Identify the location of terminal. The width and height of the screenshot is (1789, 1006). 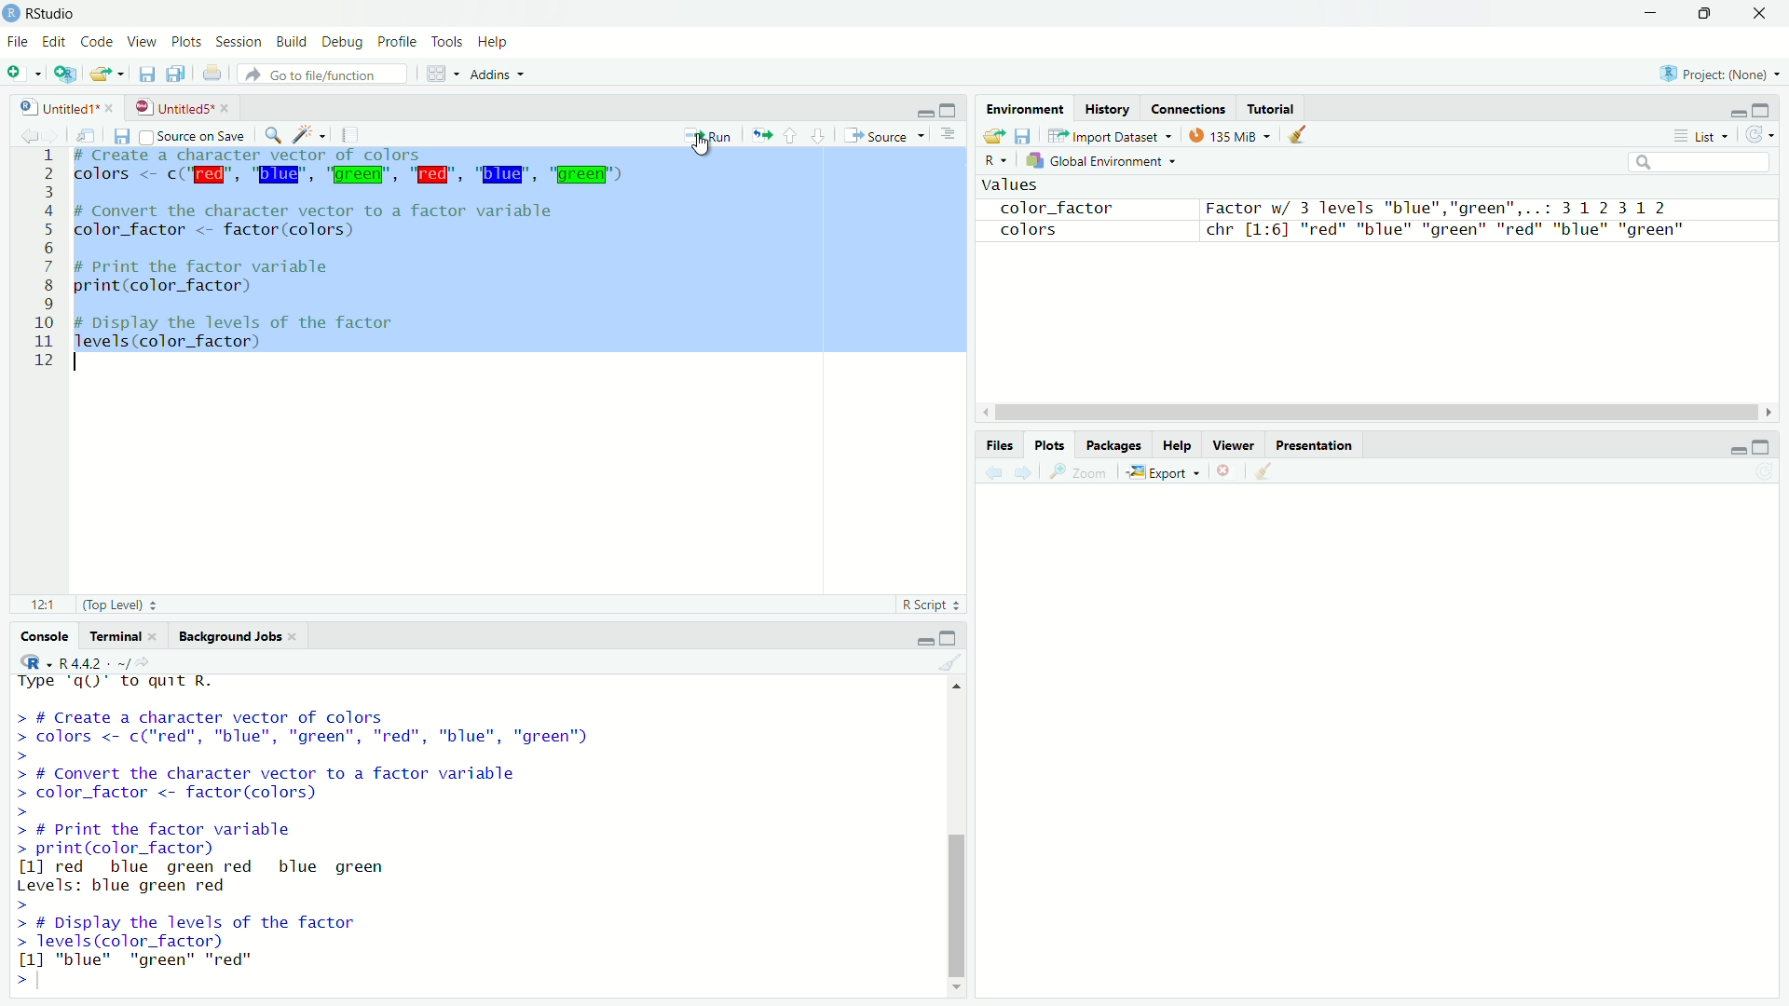
(124, 635).